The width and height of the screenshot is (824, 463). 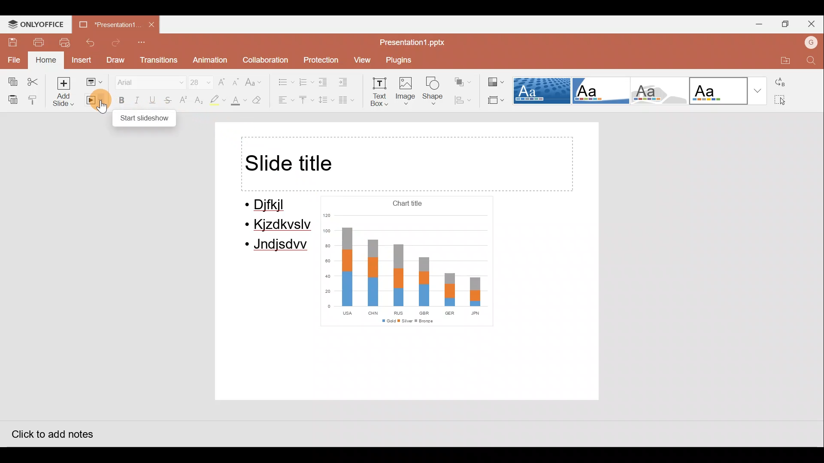 I want to click on Insert, so click(x=79, y=60).